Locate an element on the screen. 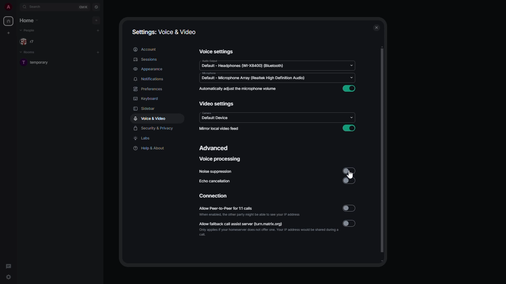 The height and width of the screenshot is (284, 506). account is located at coordinates (145, 49).